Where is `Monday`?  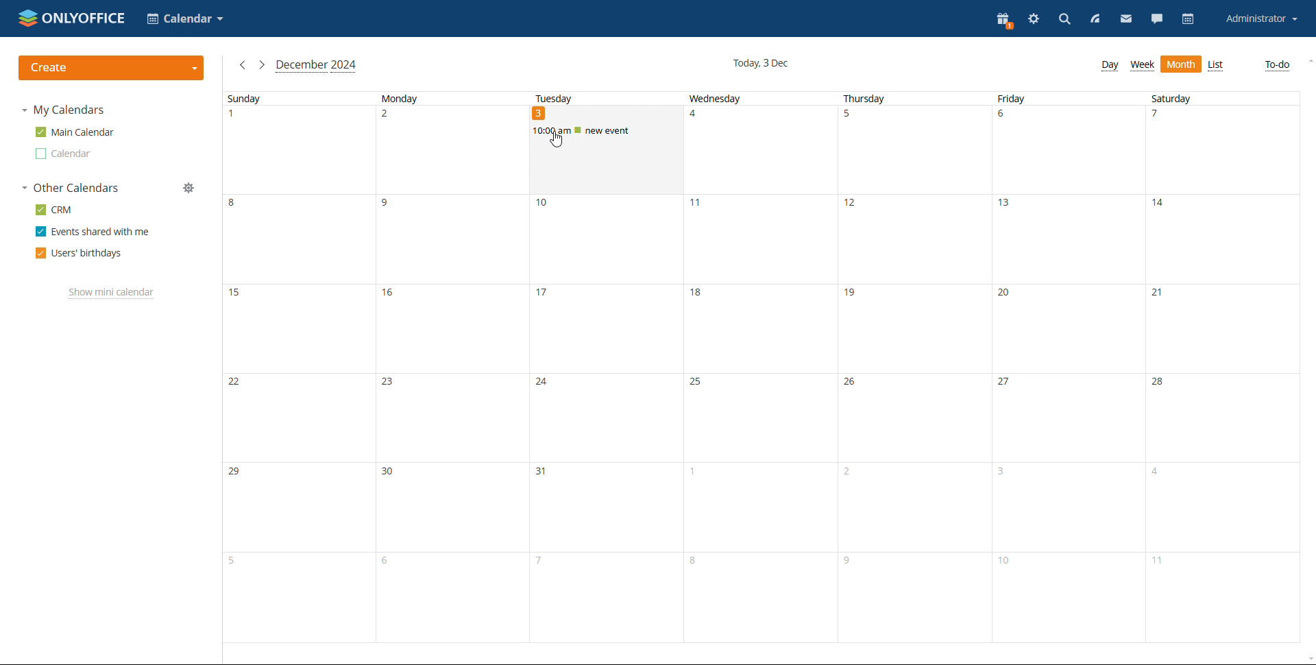 Monday is located at coordinates (448, 97).